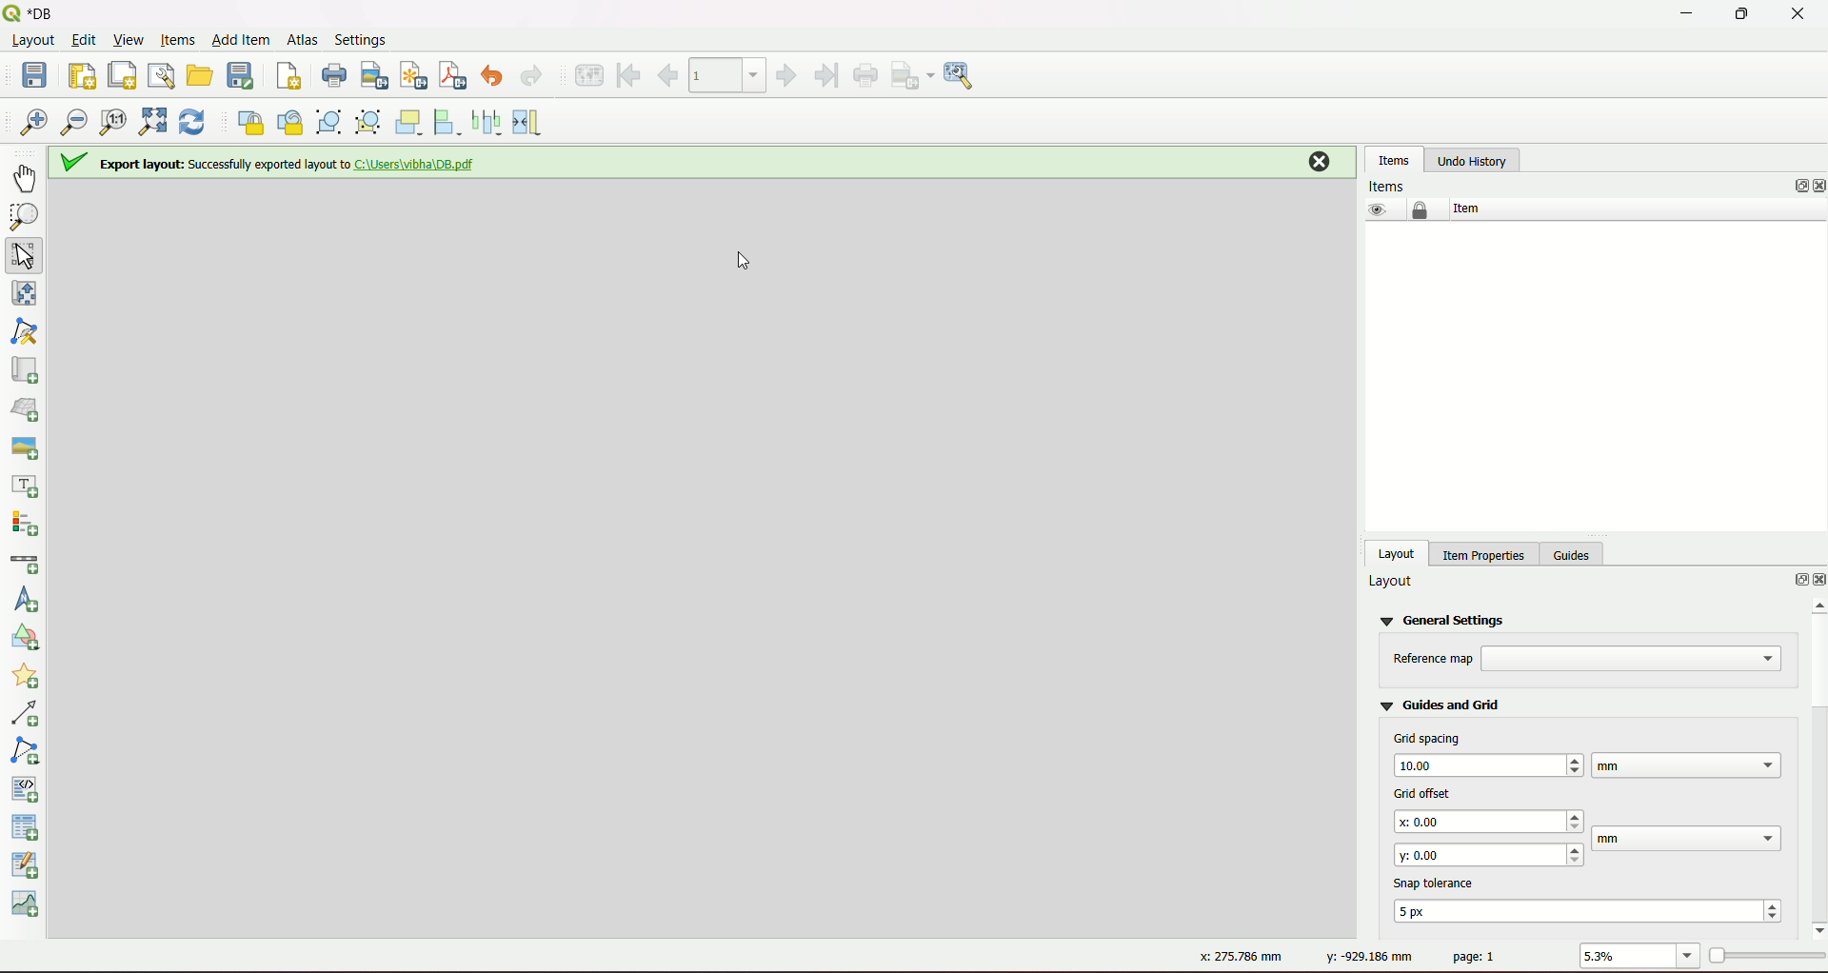 The width and height of the screenshot is (1828, 973). What do you see at coordinates (1446, 619) in the screenshot?
I see `general settings` at bounding box center [1446, 619].